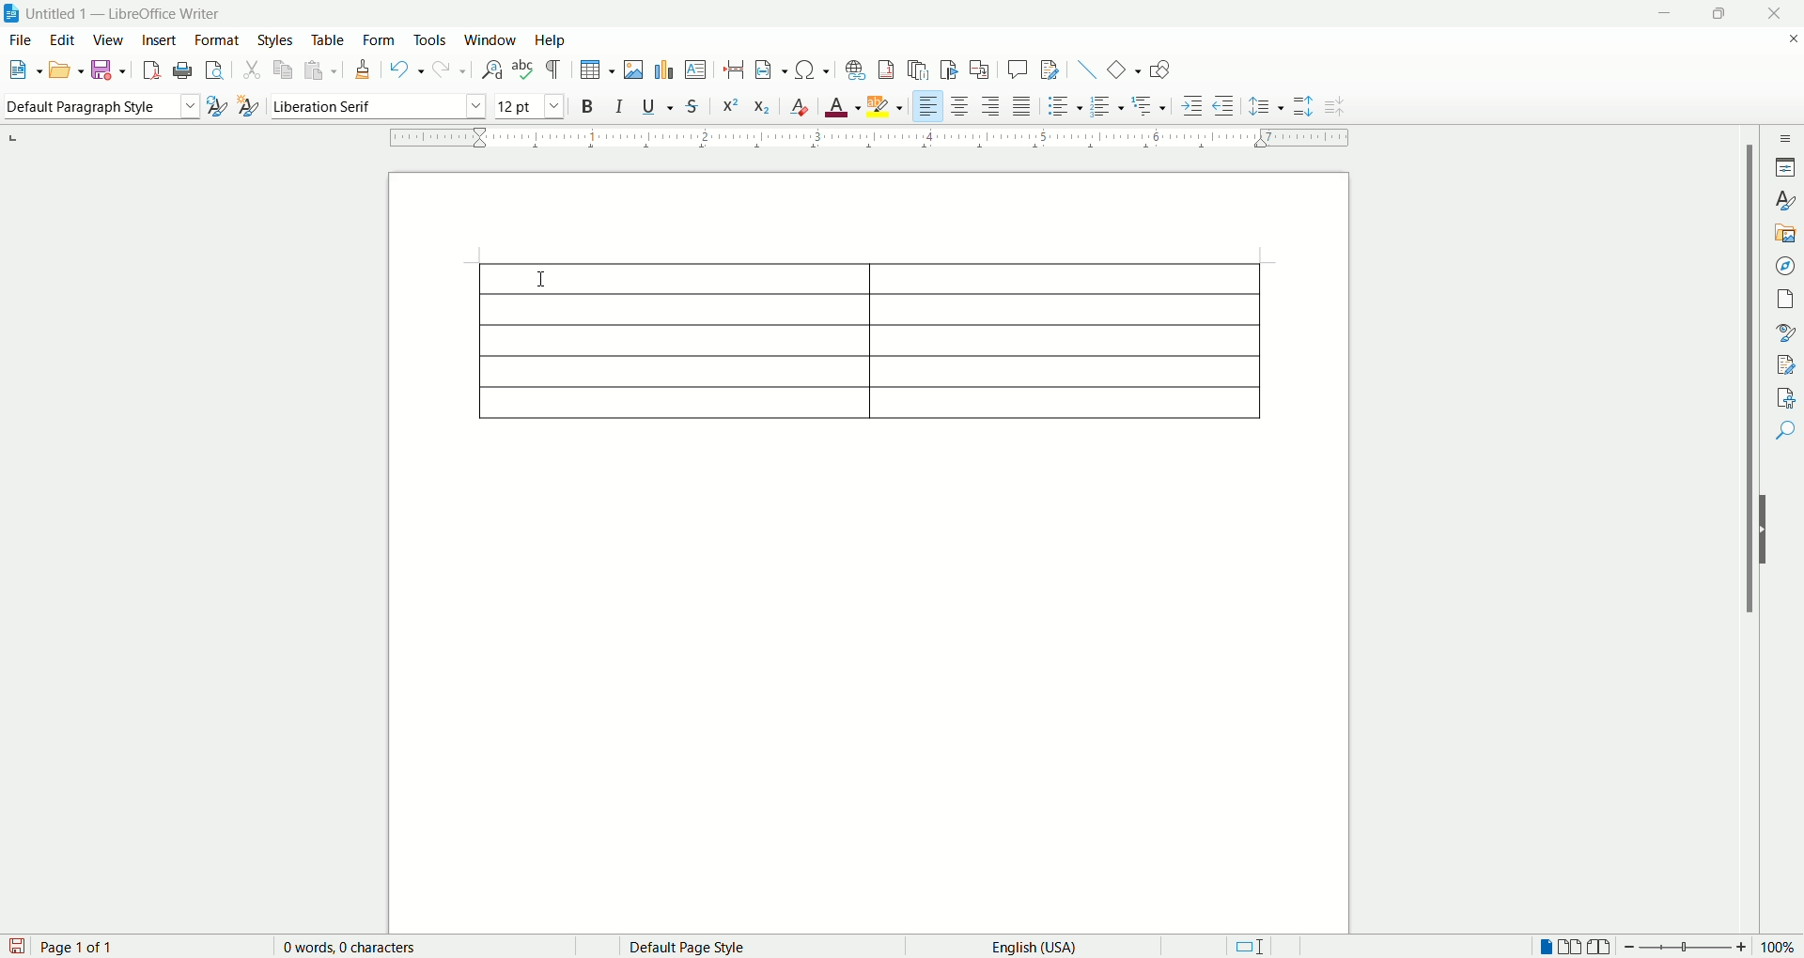  Describe the element at coordinates (1793, 39) in the screenshot. I see `close document` at that location.